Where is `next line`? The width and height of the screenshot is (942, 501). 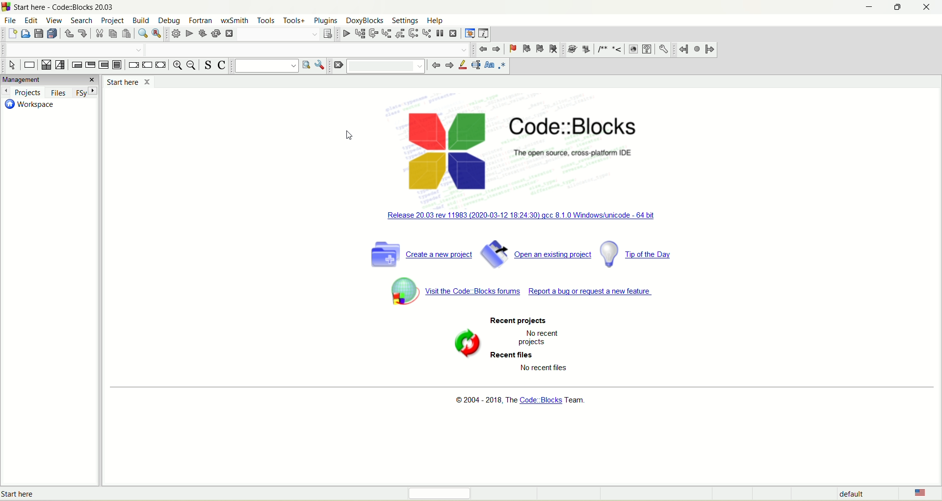
next line is located at coordinates (373, 34).